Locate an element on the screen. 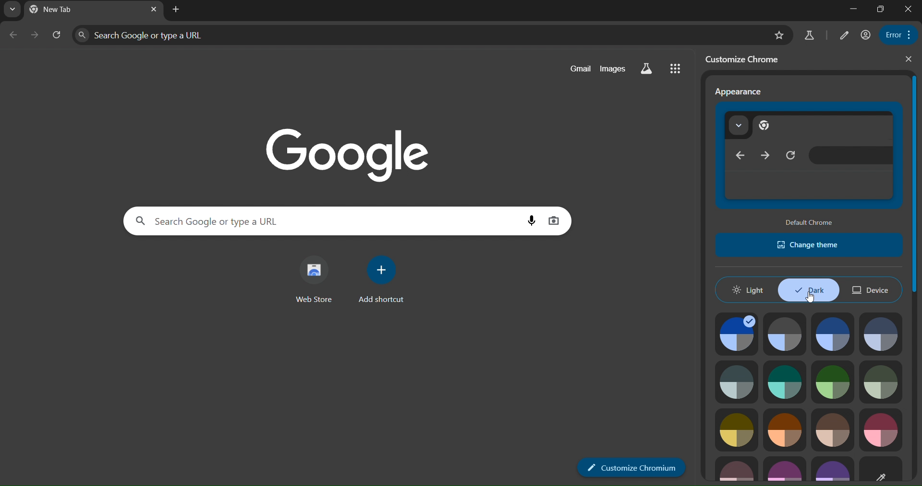 This screenshot has height=486, width=922. customize chrome is located at coordinates (744, 60).